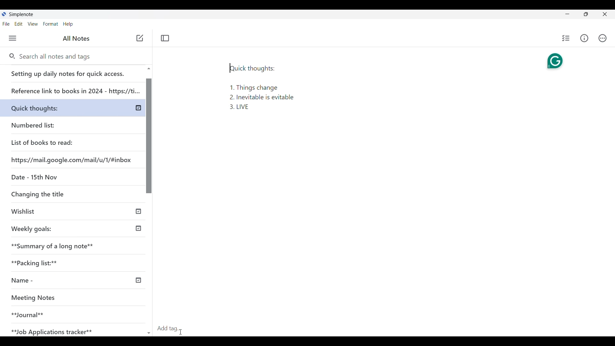  What do you see at coordinates (138, 210) in the screenshot?
I see `published` at bounding box center [138, 210].